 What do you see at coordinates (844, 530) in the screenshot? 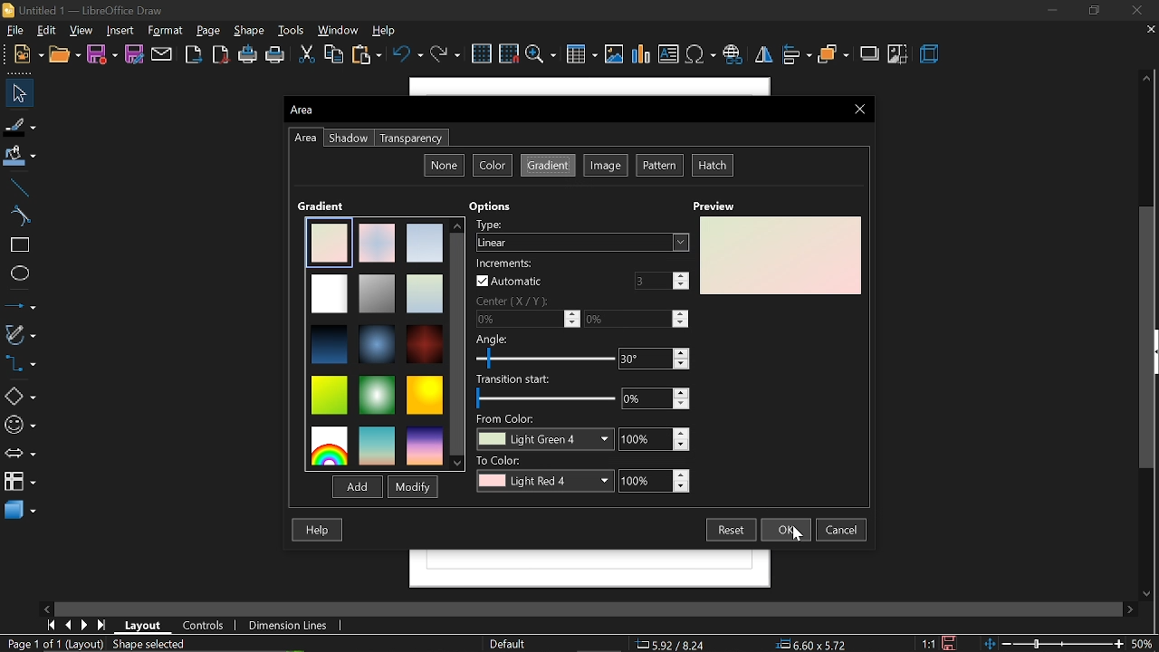
I see `cancel` at bounding box center [844, 530].